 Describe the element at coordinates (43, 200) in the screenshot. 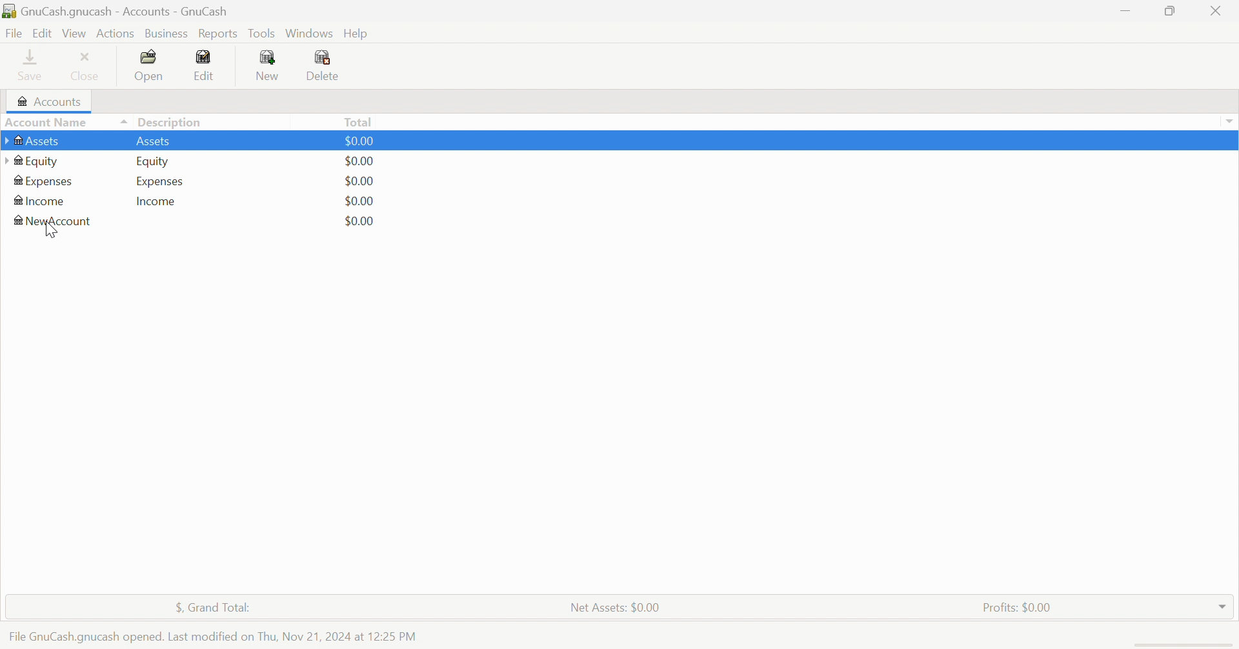

I see `Income` at that location.